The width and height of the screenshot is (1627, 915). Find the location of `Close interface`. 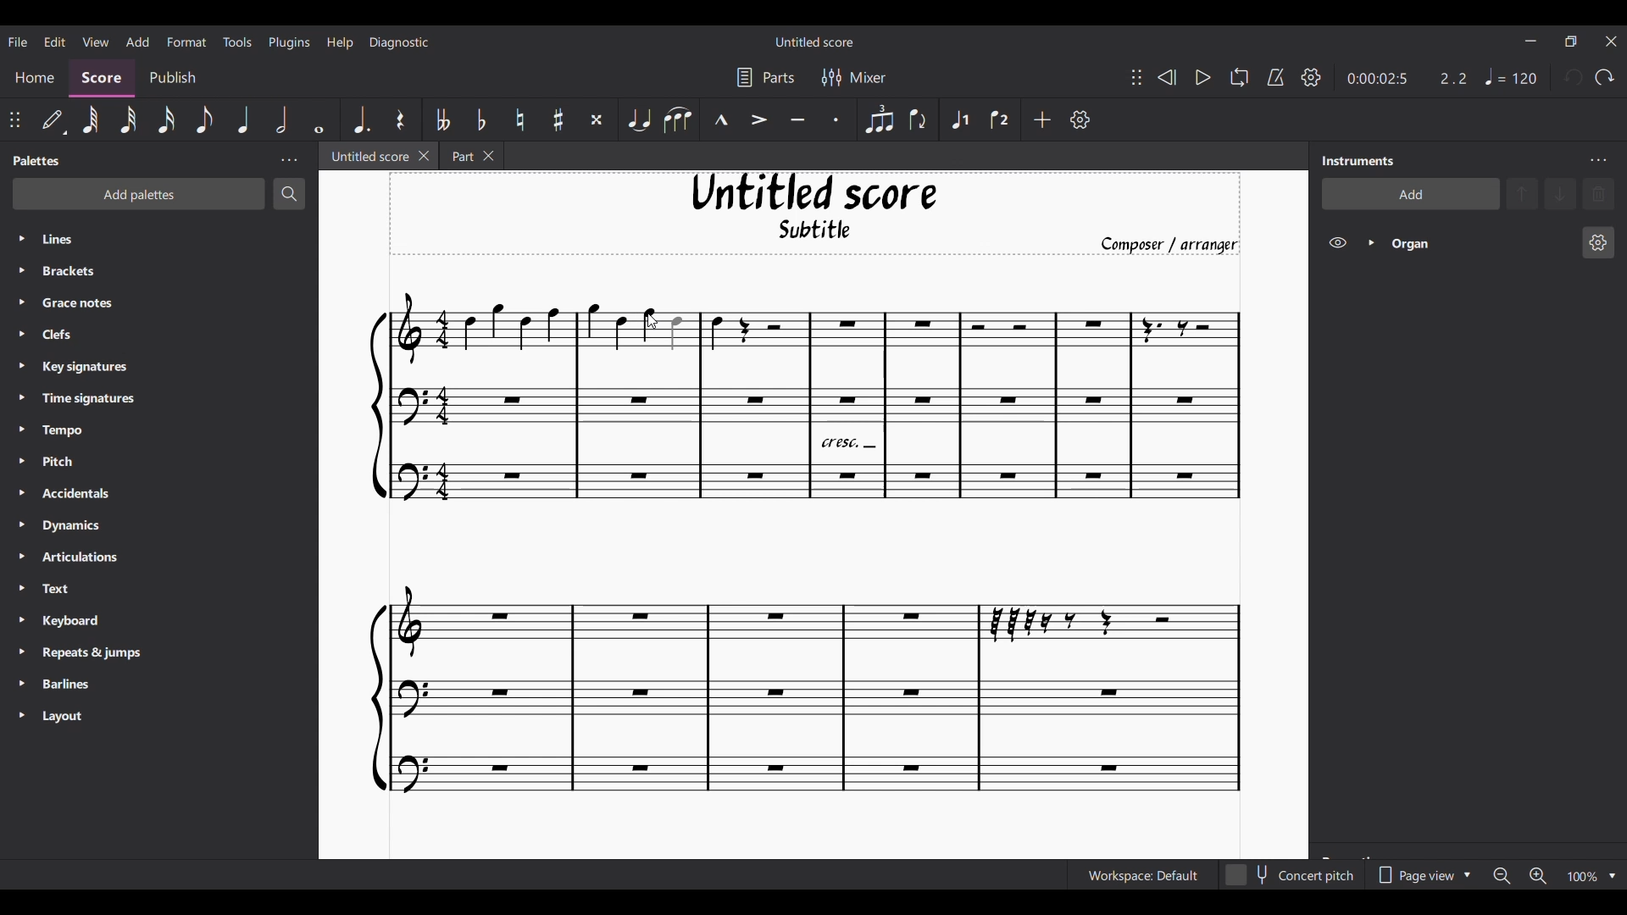

Close interface is located at coordinates (1611, 42).